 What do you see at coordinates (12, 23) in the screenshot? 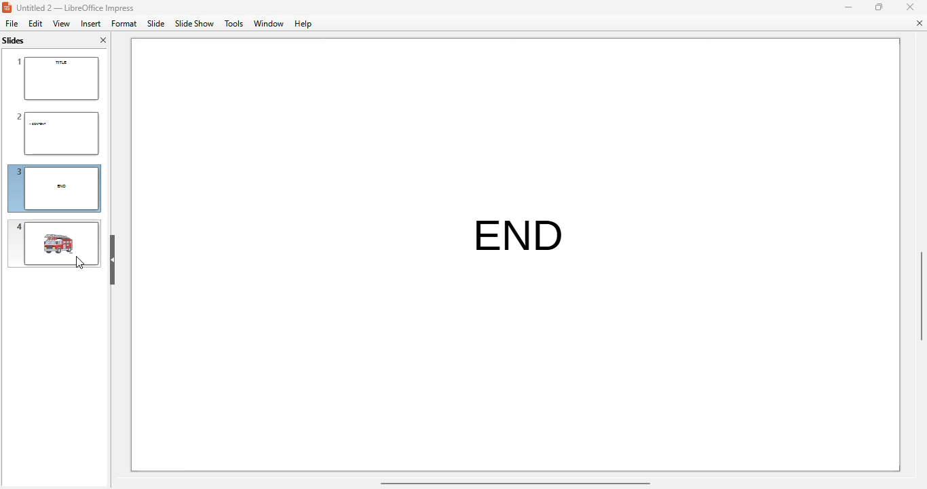
I see `file` at bounding box center [12, 23].